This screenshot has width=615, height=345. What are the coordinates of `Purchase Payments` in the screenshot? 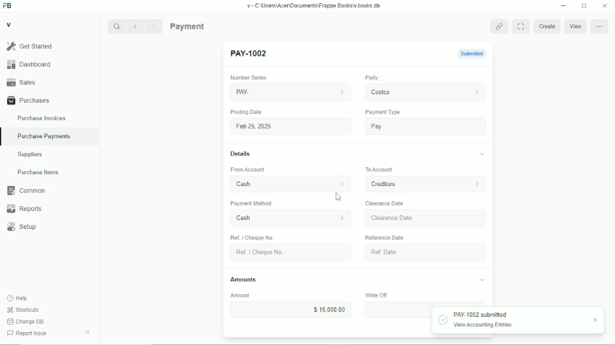 It's located at (210, 26).